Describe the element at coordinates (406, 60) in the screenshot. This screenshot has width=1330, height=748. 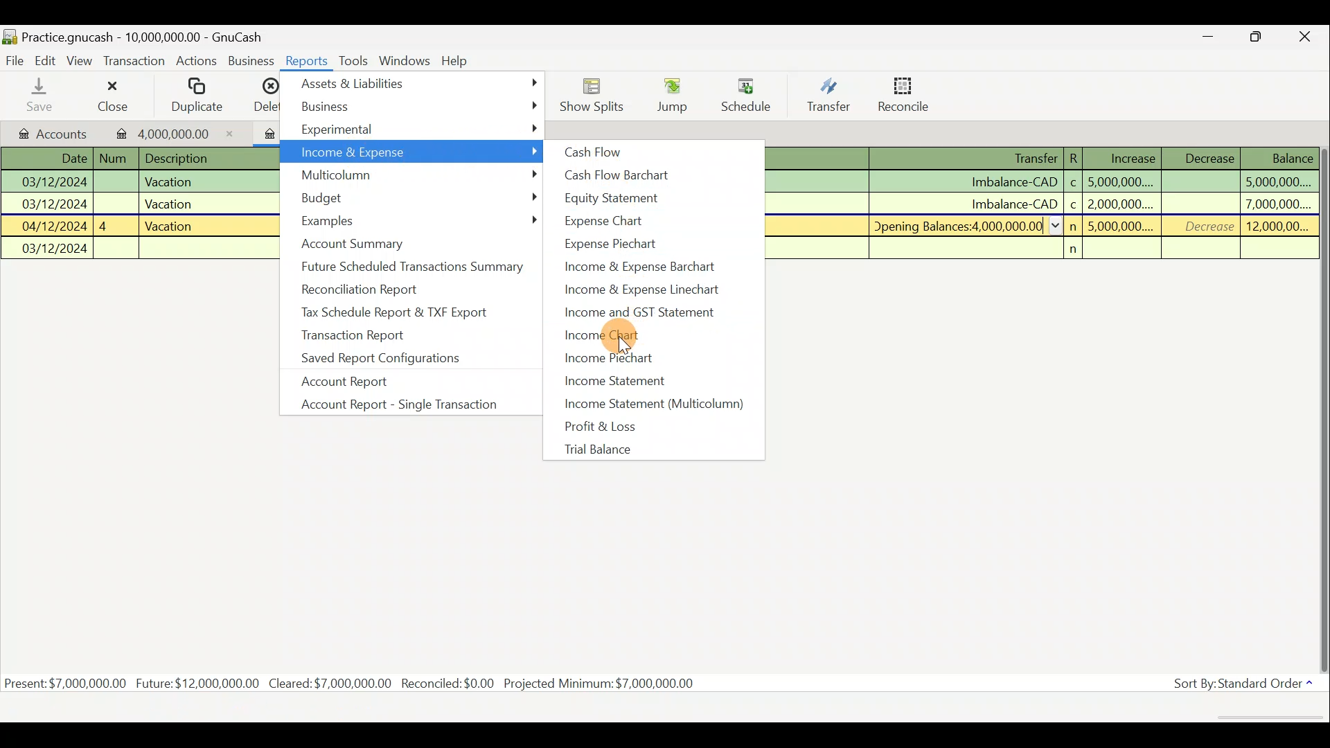
I see `Windows` at that location.